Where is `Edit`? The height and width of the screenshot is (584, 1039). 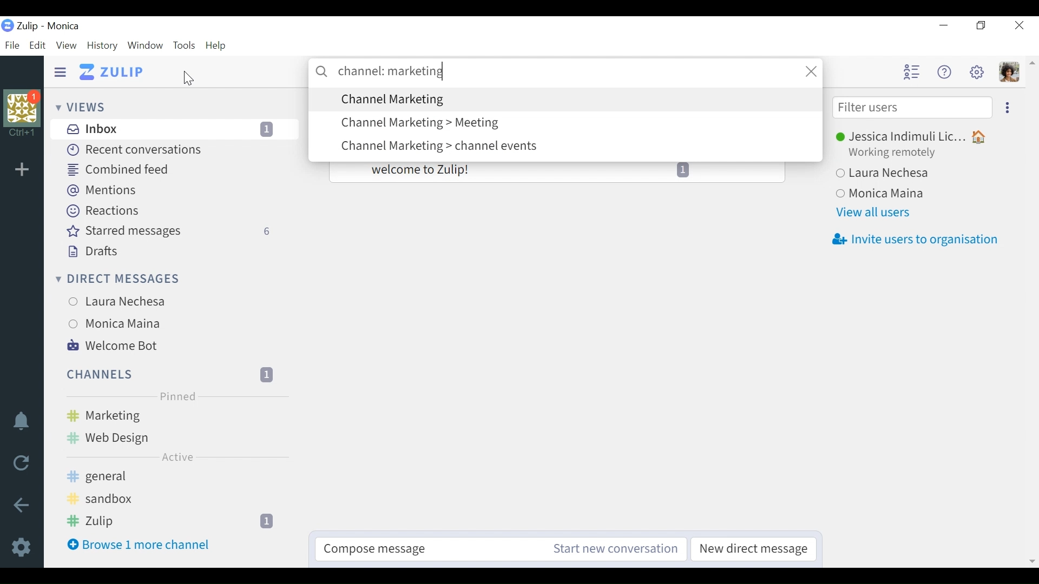 Edit is located at coordinates (38, 46).